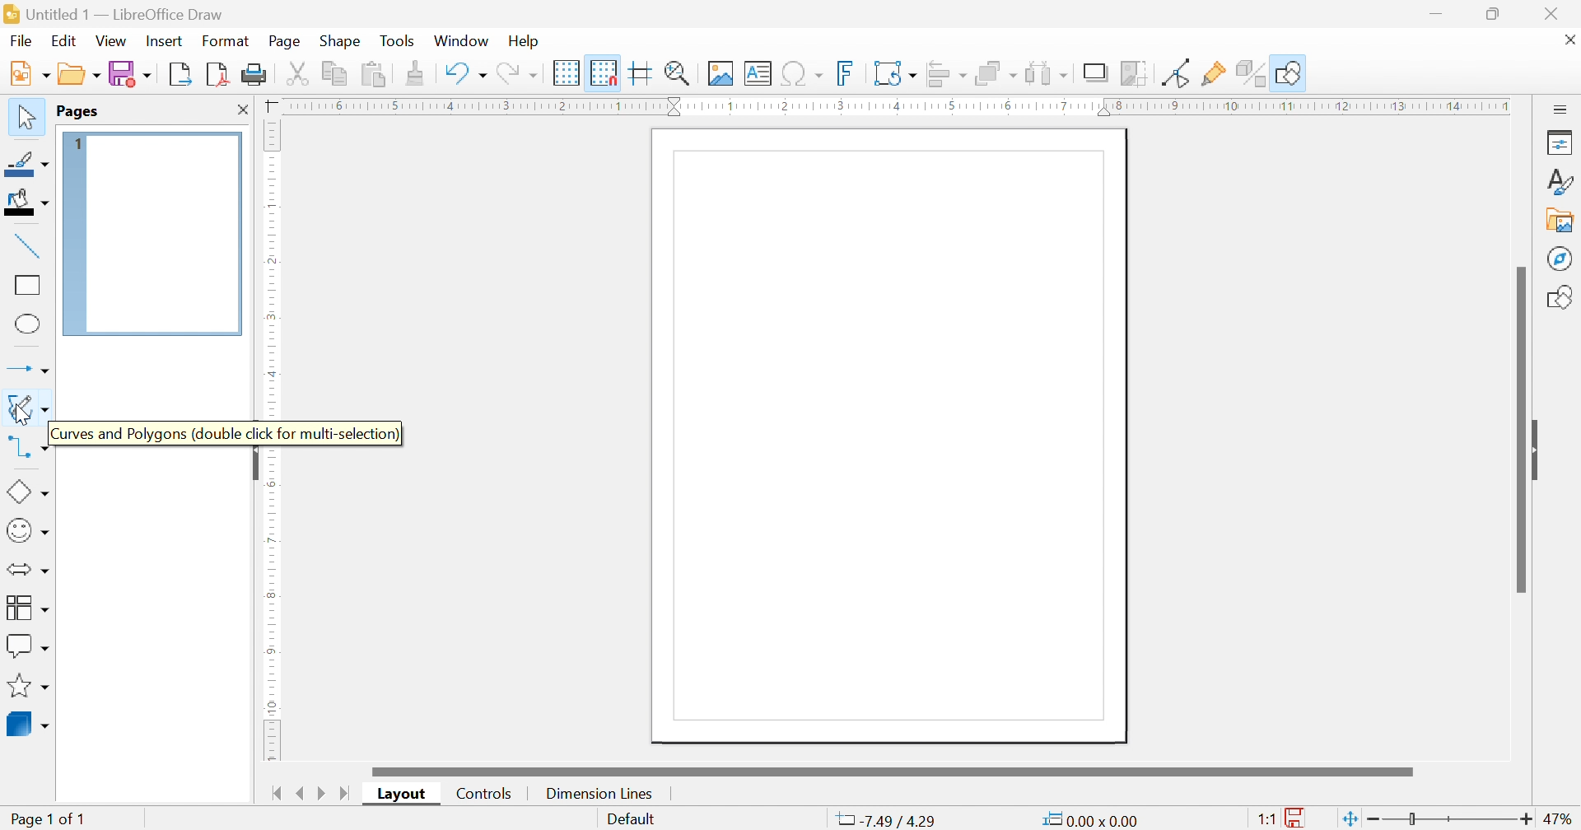 This screenshot has height=830, width=1581. Describe the element at coordinates (1541, 449) in the screenshot. I see `slide` at that location.